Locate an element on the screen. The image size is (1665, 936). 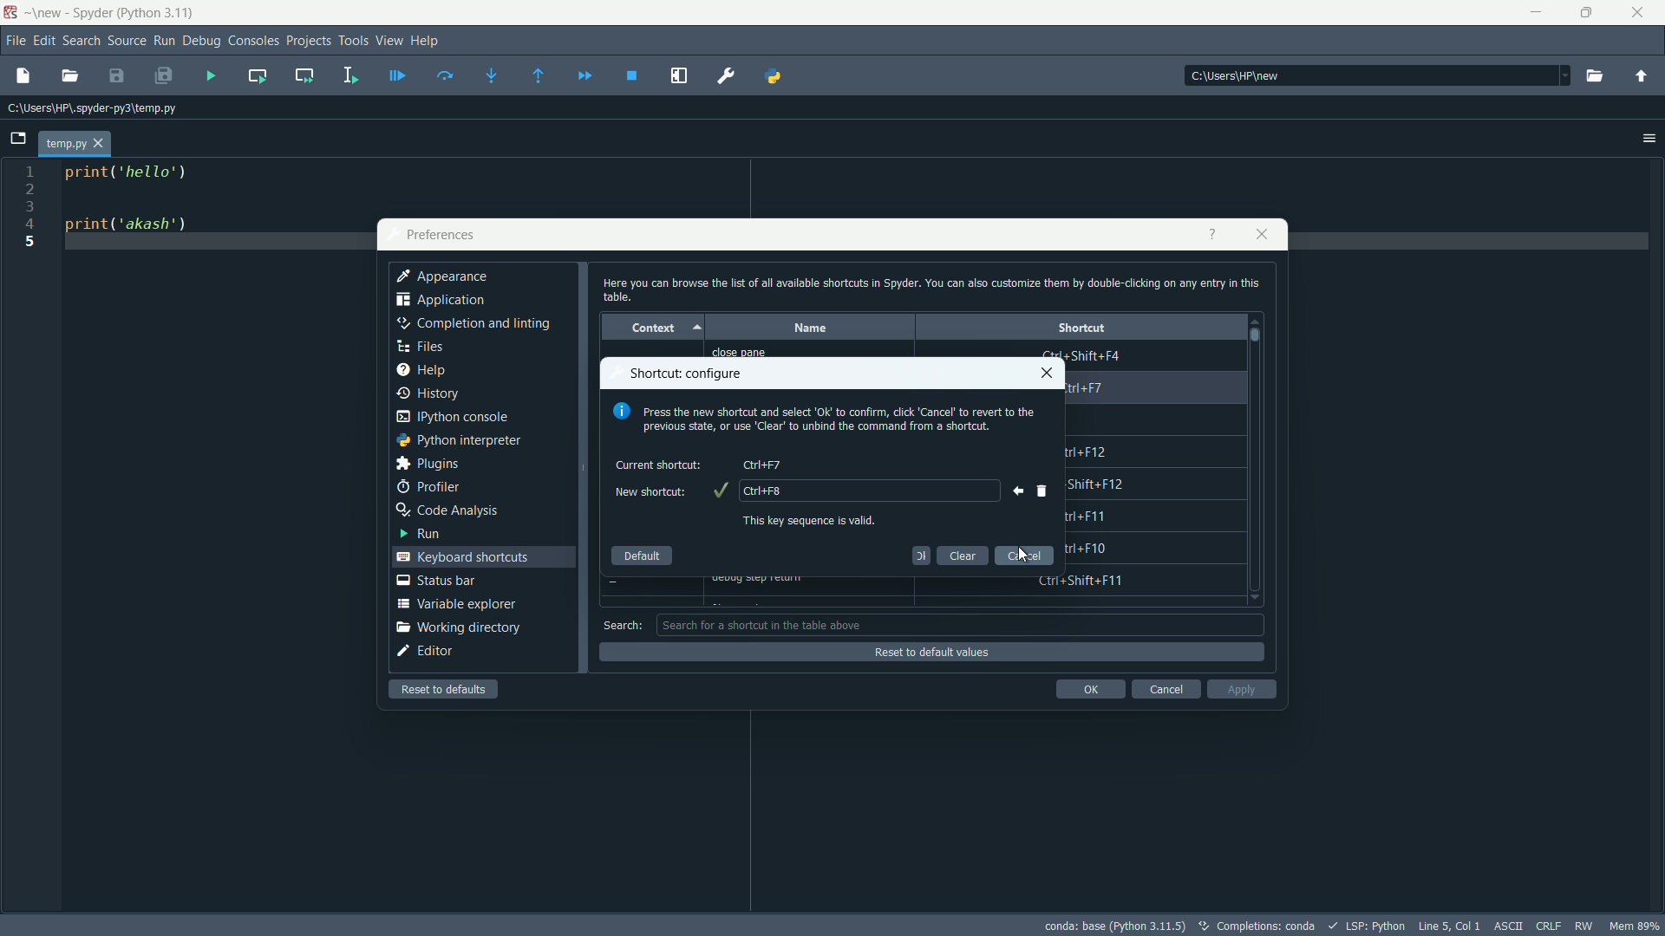
history is located at coordinates (429, 393).